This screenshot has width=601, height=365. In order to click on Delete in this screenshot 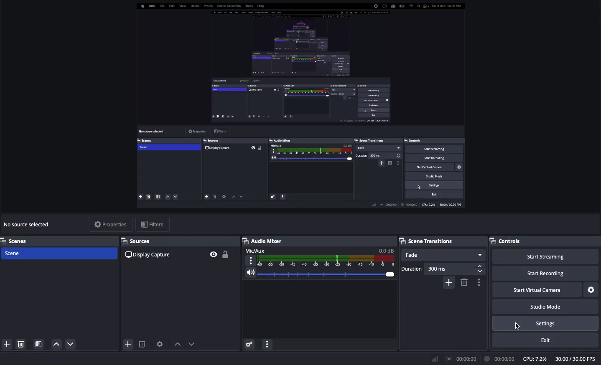, I will do `click(22, 344)`.